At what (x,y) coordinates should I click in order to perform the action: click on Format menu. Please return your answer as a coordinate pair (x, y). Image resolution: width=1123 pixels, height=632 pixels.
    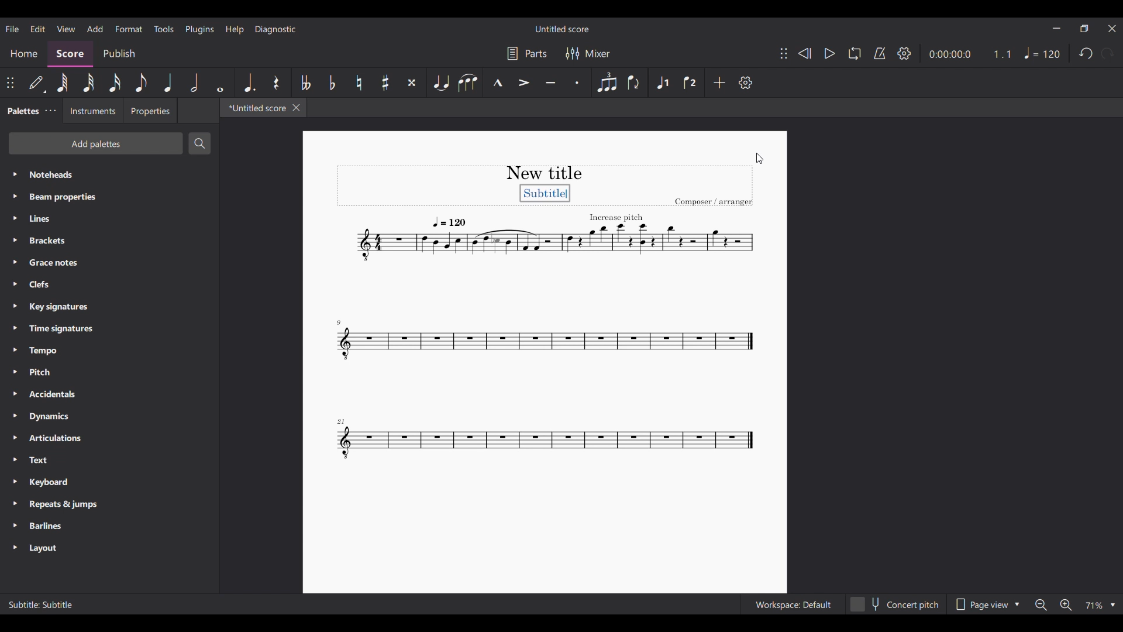
    Looking at the image, I should click on (129, 29).